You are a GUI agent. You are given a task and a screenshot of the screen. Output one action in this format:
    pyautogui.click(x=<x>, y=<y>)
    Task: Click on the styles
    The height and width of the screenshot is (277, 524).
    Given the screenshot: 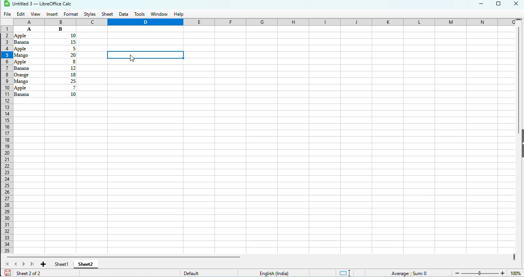 What is the action you would take?
    pyautogui.click(x=90, y=15)
    